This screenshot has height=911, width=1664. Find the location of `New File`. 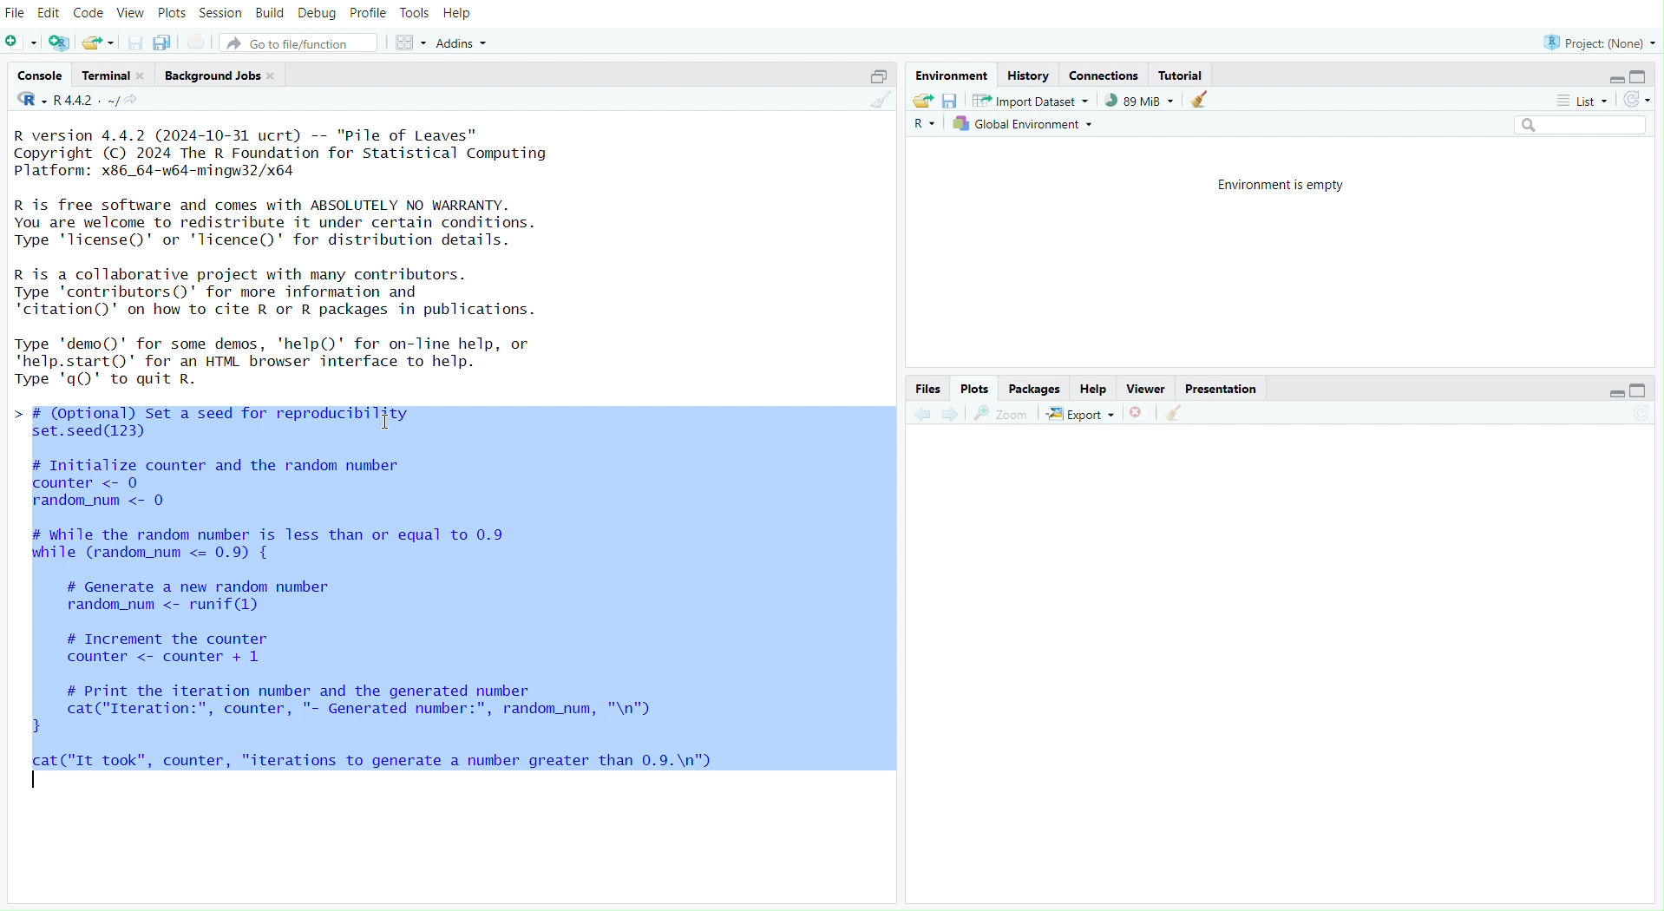

New File is located at coordinates (22, 42).